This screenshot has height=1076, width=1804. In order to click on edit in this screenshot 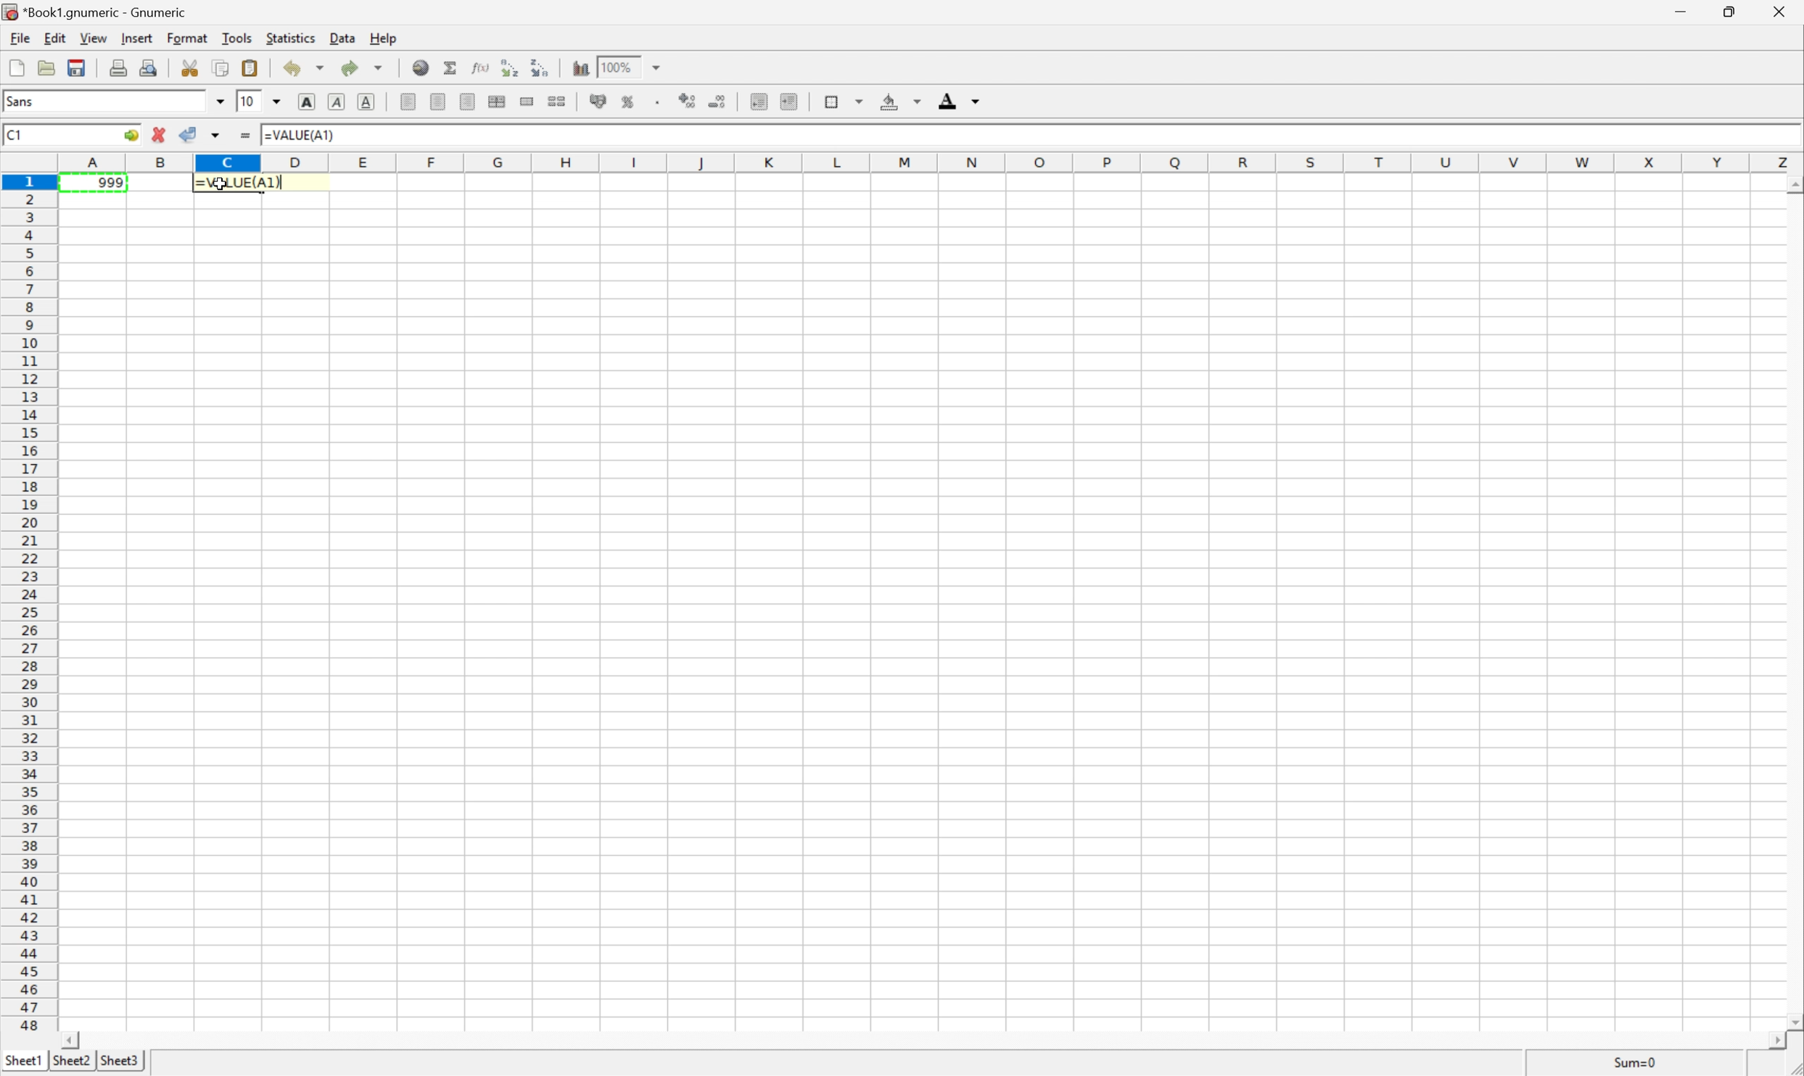, I will do `click(57, 38)`.